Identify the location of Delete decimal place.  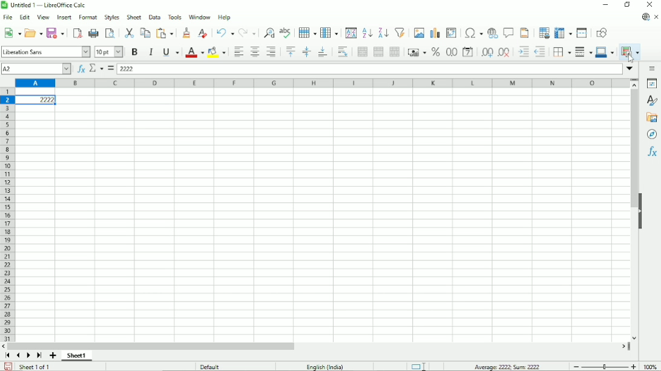
(505, 53).